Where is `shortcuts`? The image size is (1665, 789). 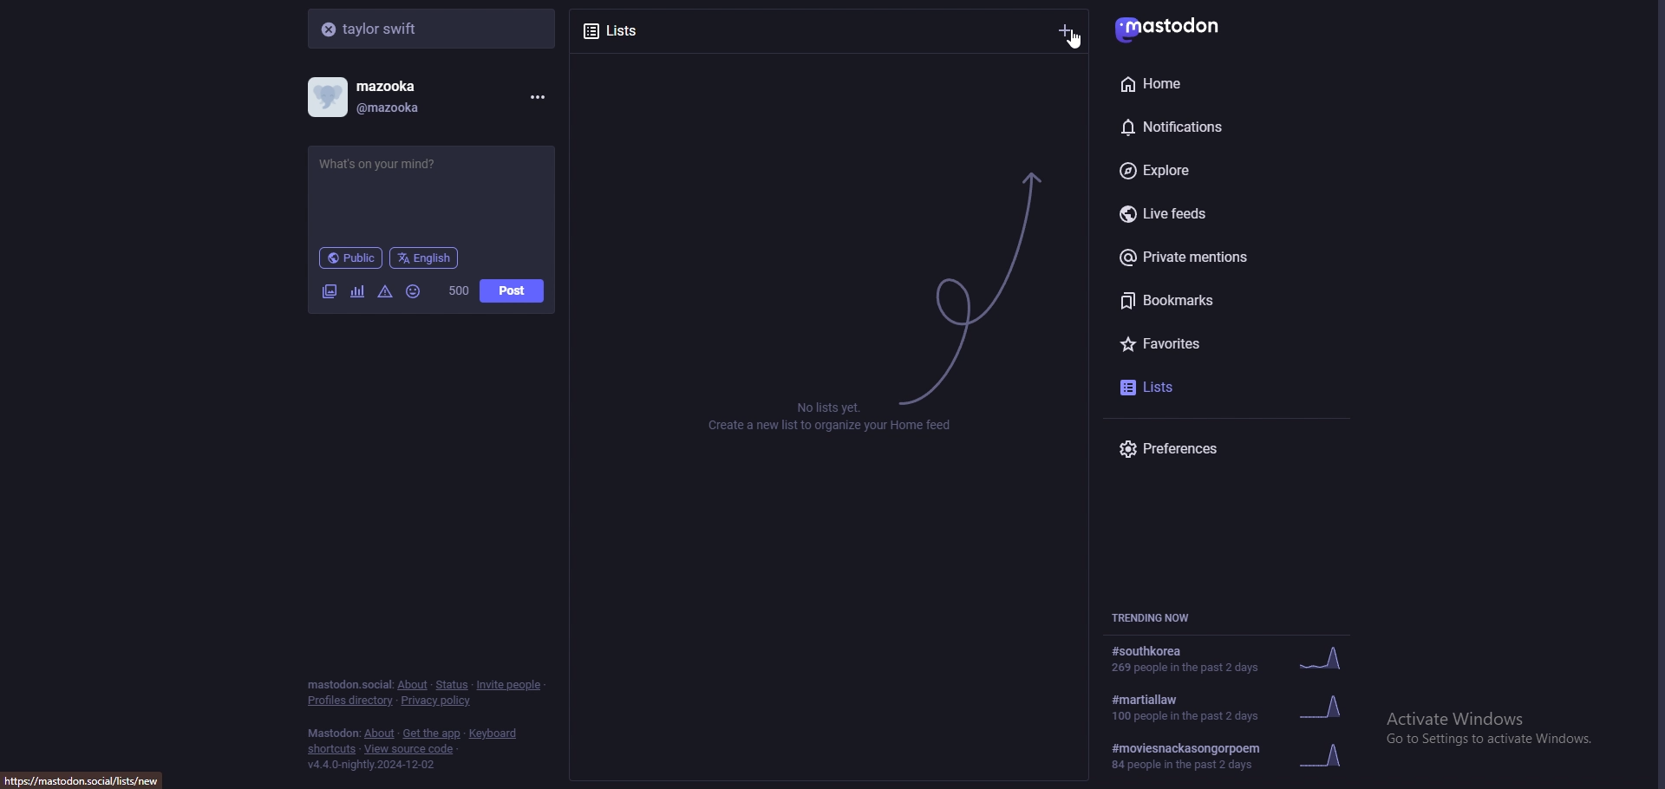
shortcuts is located at coordinates (332, 751).